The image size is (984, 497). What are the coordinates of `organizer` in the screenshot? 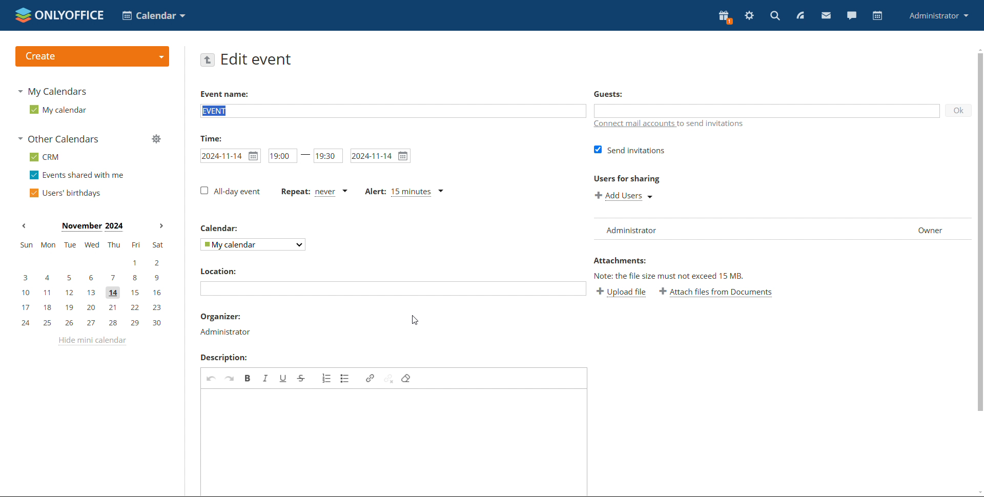 It's located at (227, 316).